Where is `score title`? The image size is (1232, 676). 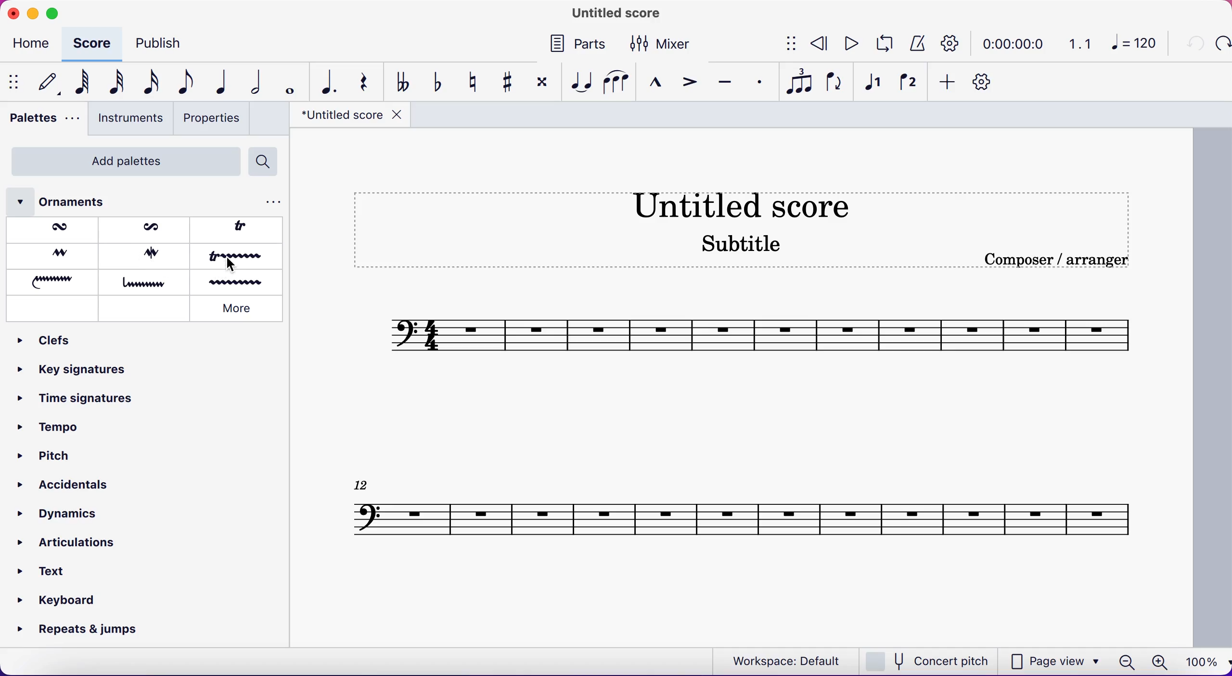 score title is located at coordinates (755, 205).